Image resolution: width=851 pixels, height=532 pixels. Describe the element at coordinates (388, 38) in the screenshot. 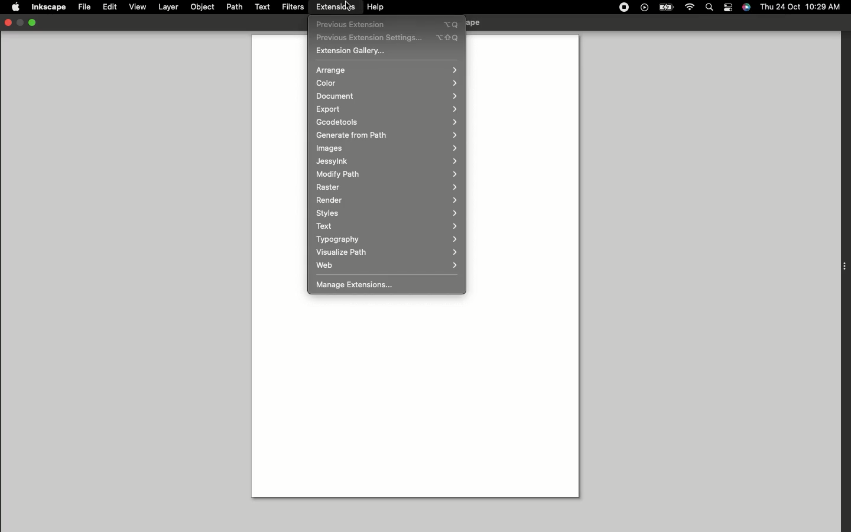

I see `Previous extension settings` at that location.